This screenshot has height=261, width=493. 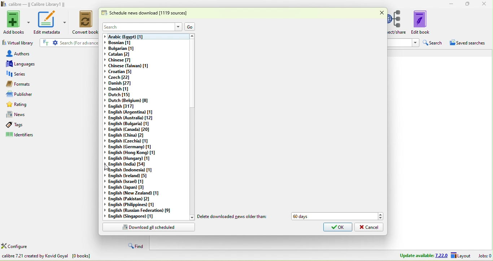 What do you see at coordinates (486, 4) in the screenshot?
I see `close` at bounding box center [486, 4].